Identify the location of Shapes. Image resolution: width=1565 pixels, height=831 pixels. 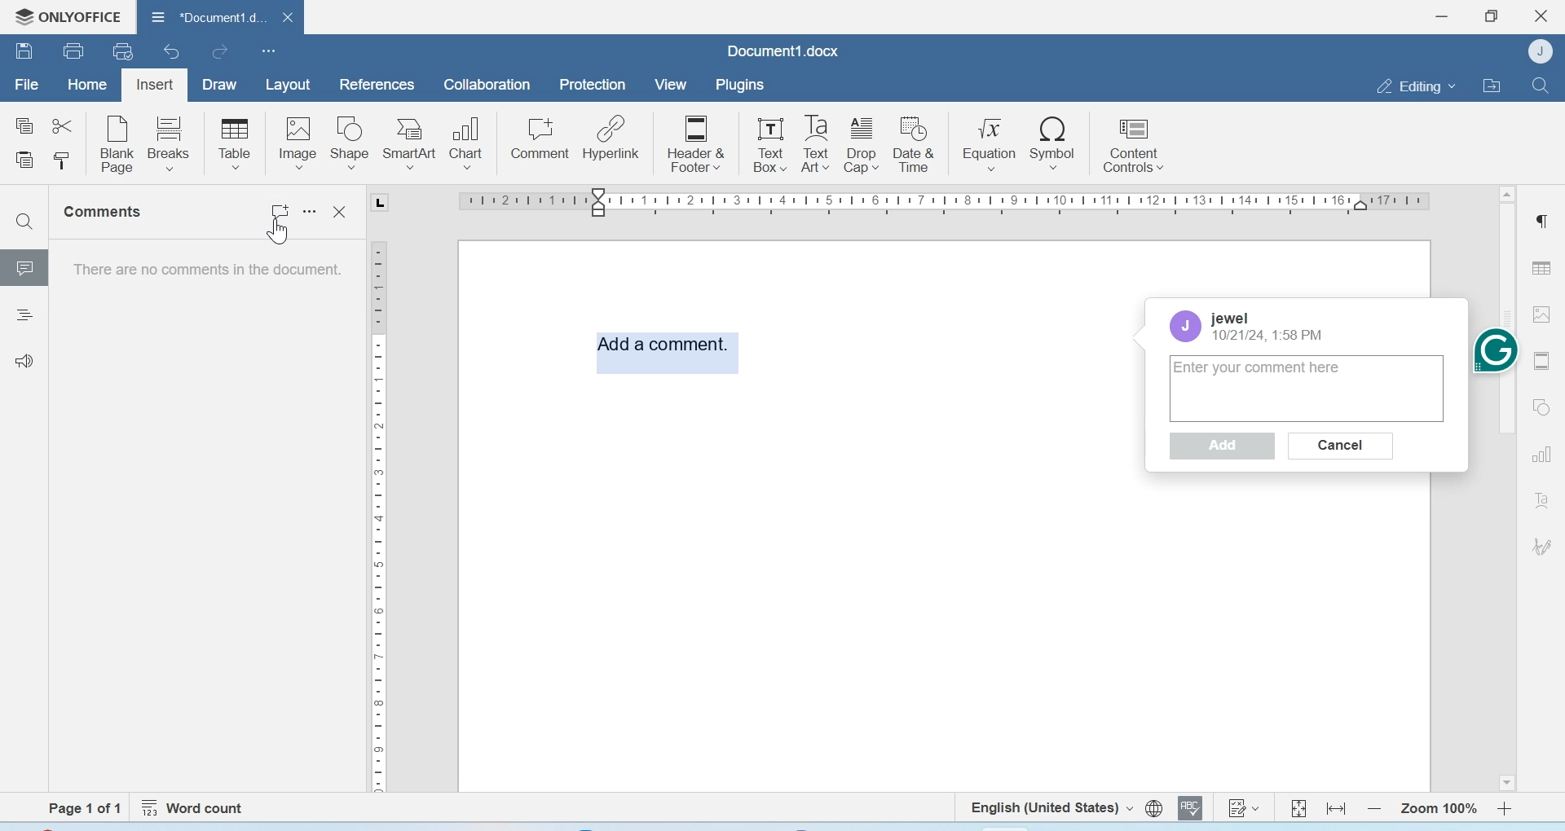
(1544, 406).